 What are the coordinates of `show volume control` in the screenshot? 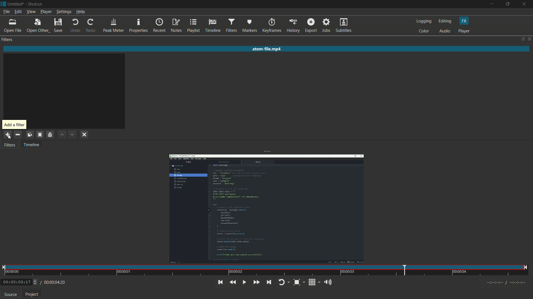 It's located at (329, 282).